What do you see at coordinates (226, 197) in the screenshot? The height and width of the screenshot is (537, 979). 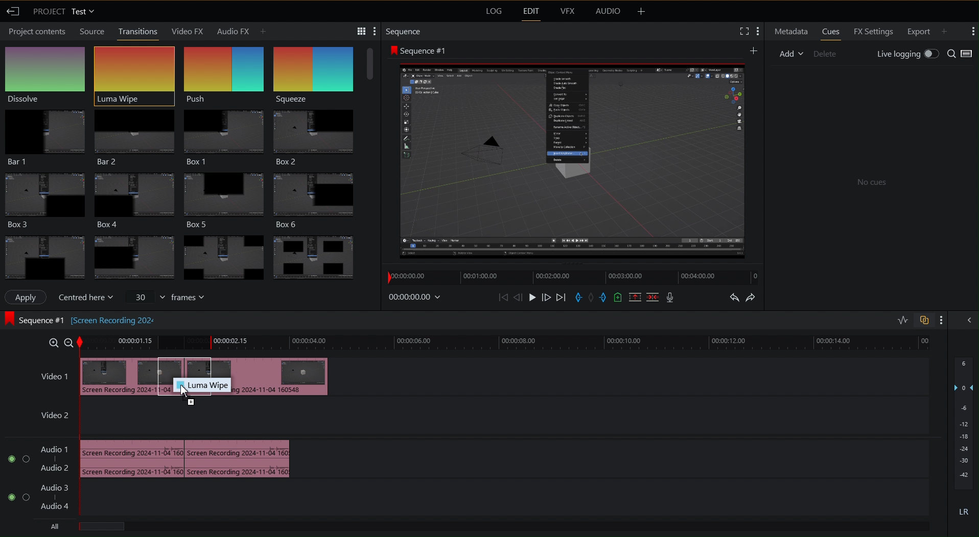 I see `Box 5` at bounding box center [226, 197].